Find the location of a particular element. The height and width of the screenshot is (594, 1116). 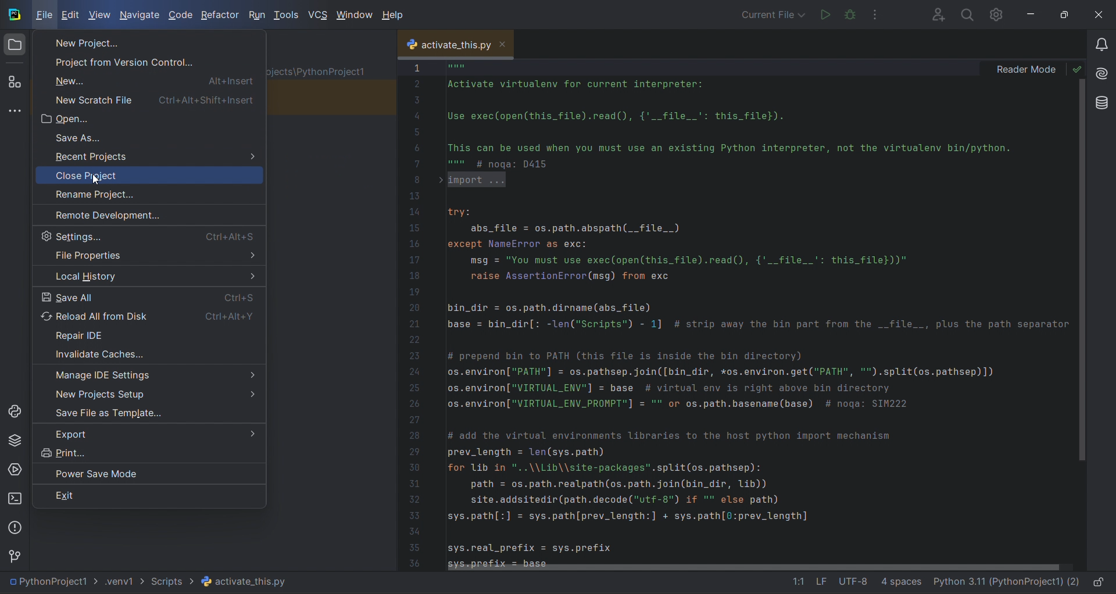

file is located at coordinates (44, 15).